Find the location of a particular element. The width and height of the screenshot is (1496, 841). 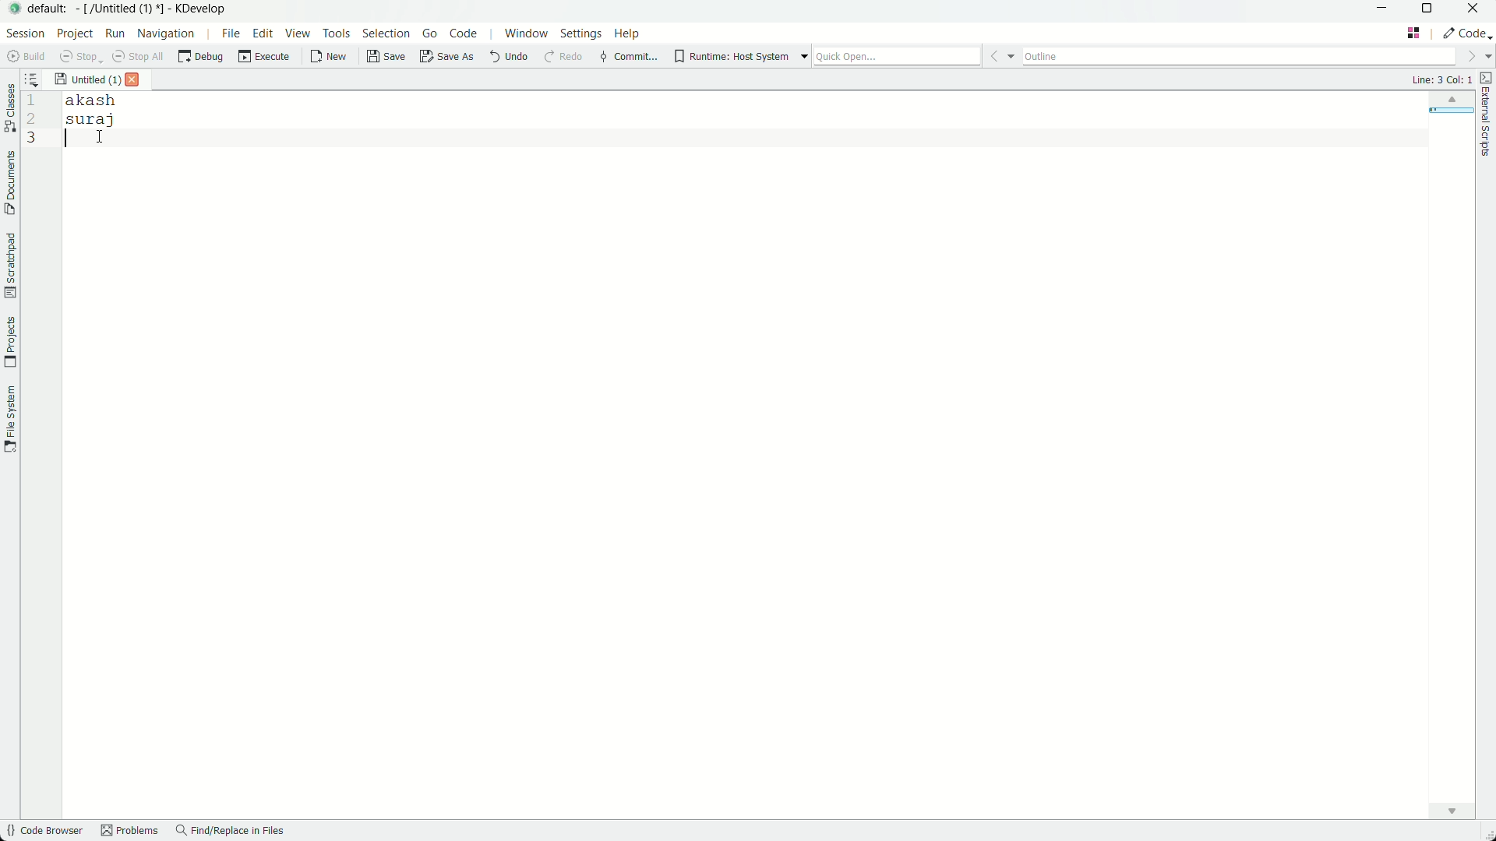

close file is located at coordinates (133, 80).